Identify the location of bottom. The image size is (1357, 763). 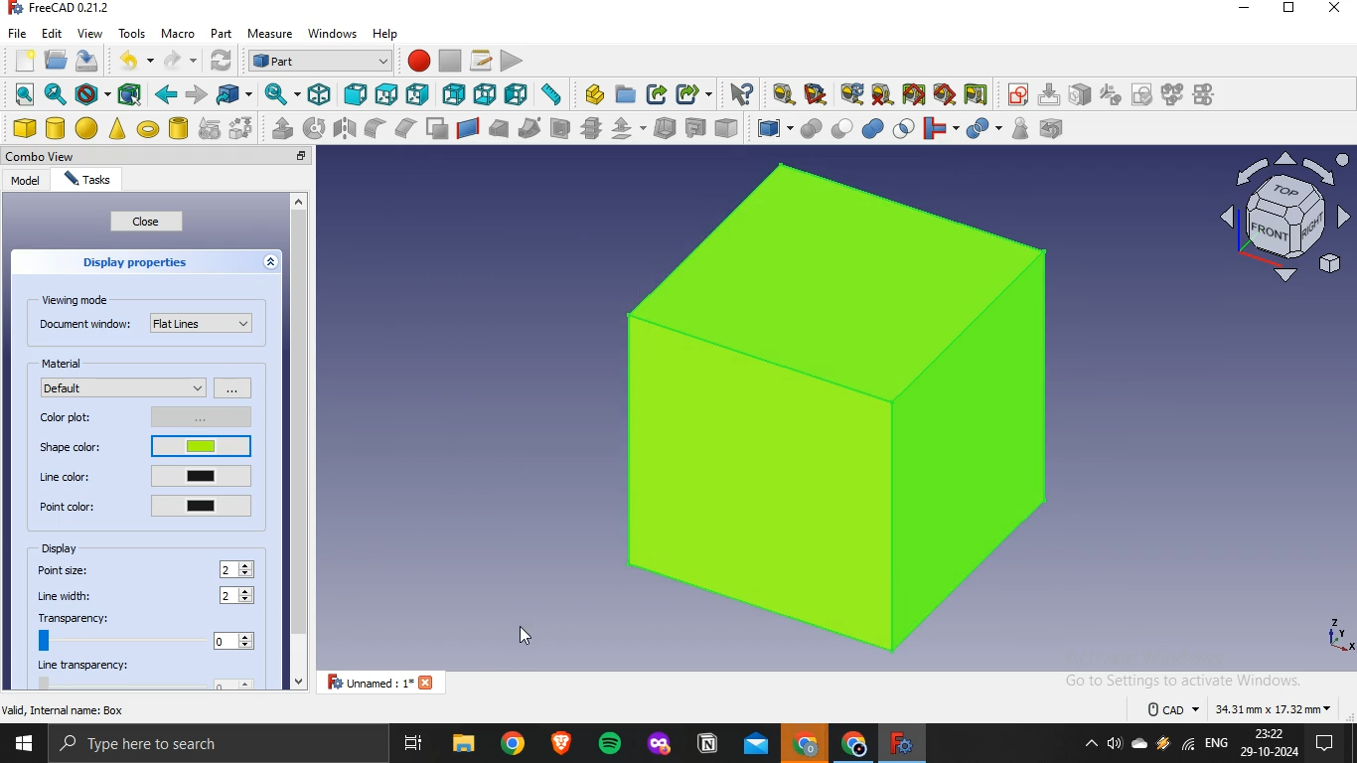
(486, 94).